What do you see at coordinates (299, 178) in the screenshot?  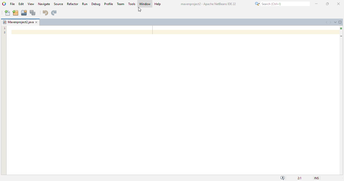 I see `magnification ratio` at bounding box center [299, 178].